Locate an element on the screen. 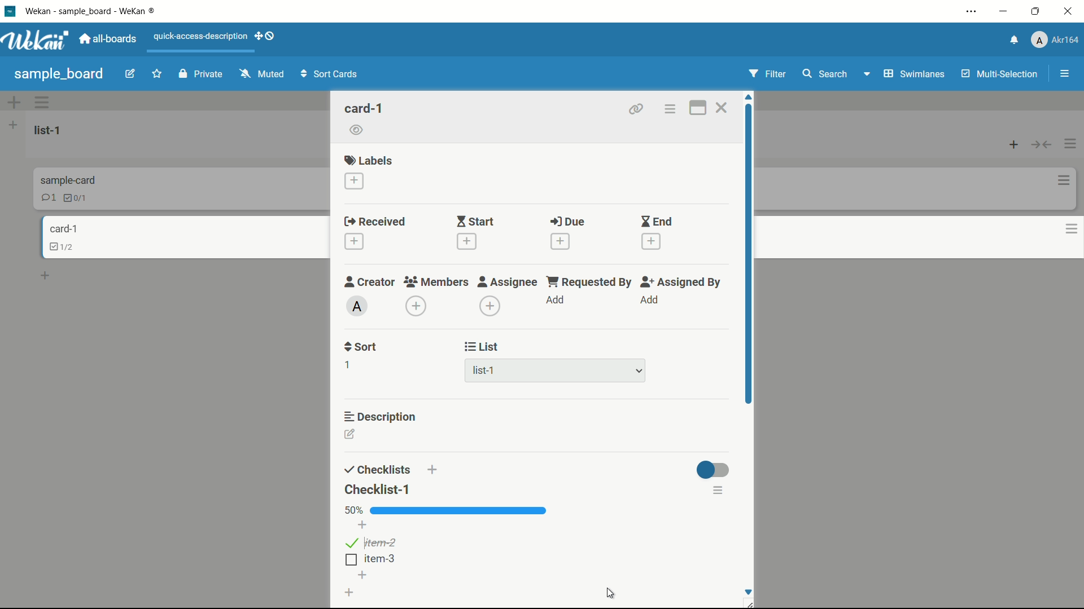 This screenshot has width=1084, height=609. muted is located at coordinates (263, 73).